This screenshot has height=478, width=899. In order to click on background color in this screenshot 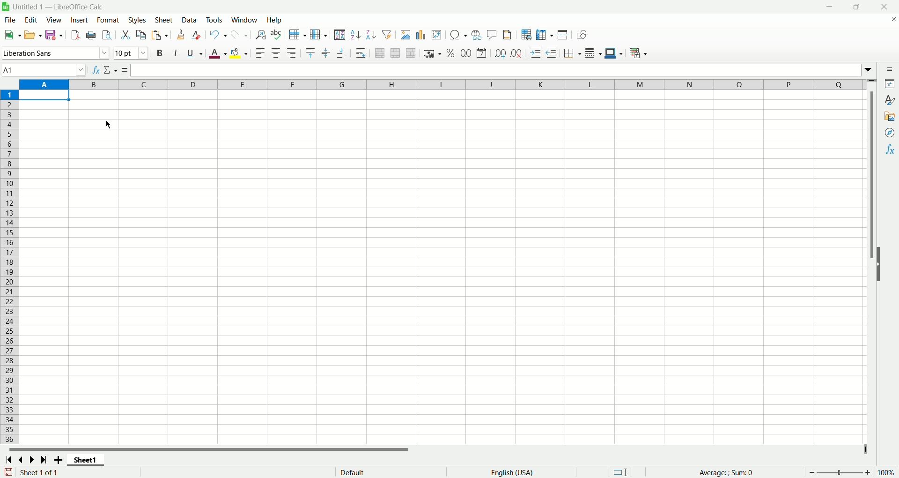, I will do `click(240, 53)`.